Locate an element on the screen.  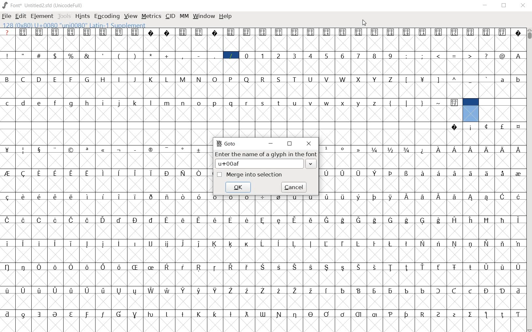
Symbol is located at coordinates (8, 219).